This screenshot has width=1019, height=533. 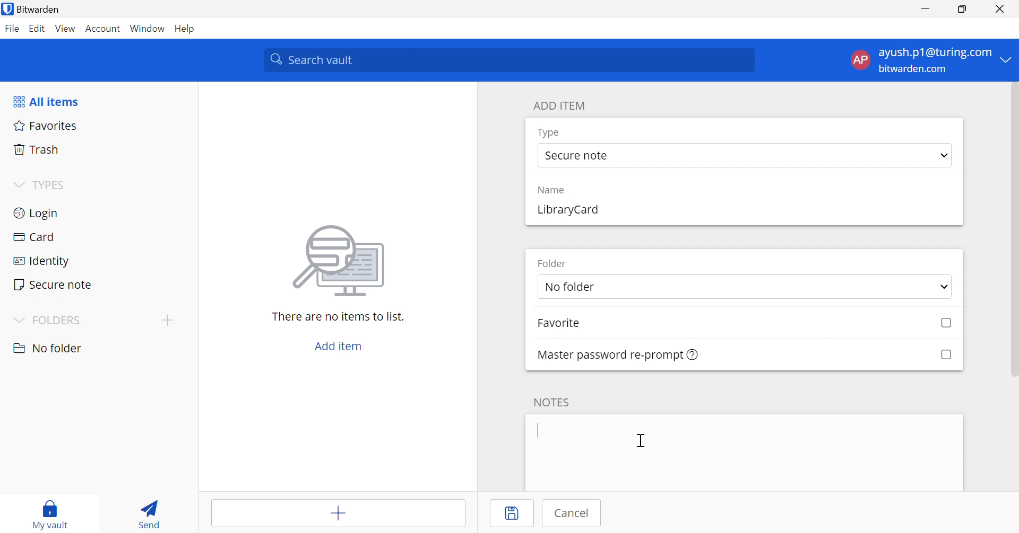 What do you see at coordinates (98, 127) in the screenshot?
I see `Favorites` at bounding box center [98, 127].